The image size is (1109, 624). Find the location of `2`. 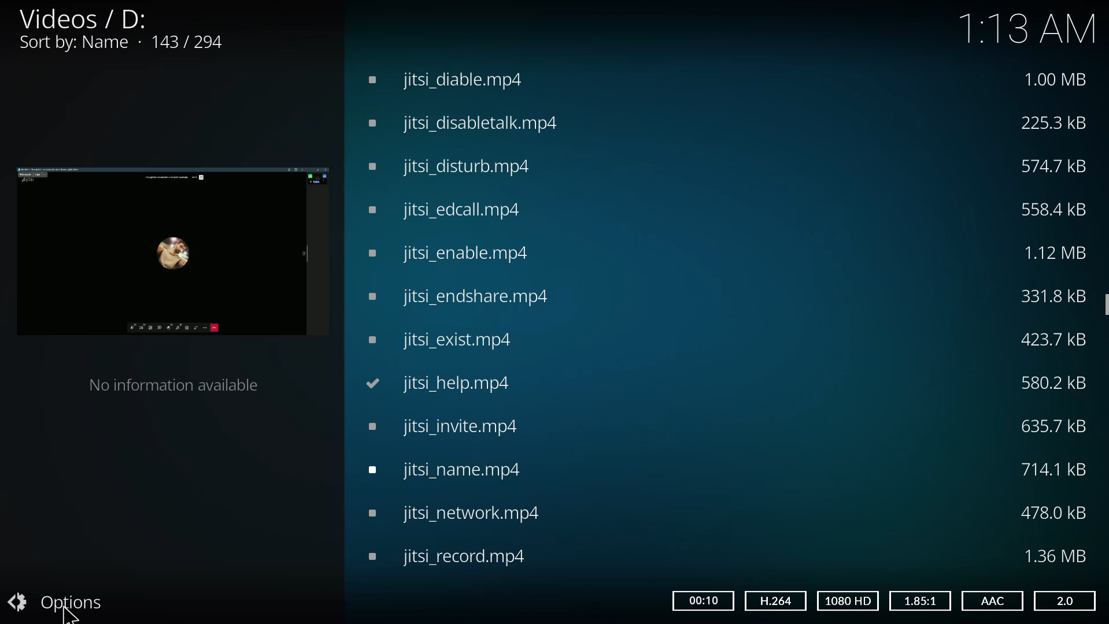

2 is located at coordinates (1066, 600).